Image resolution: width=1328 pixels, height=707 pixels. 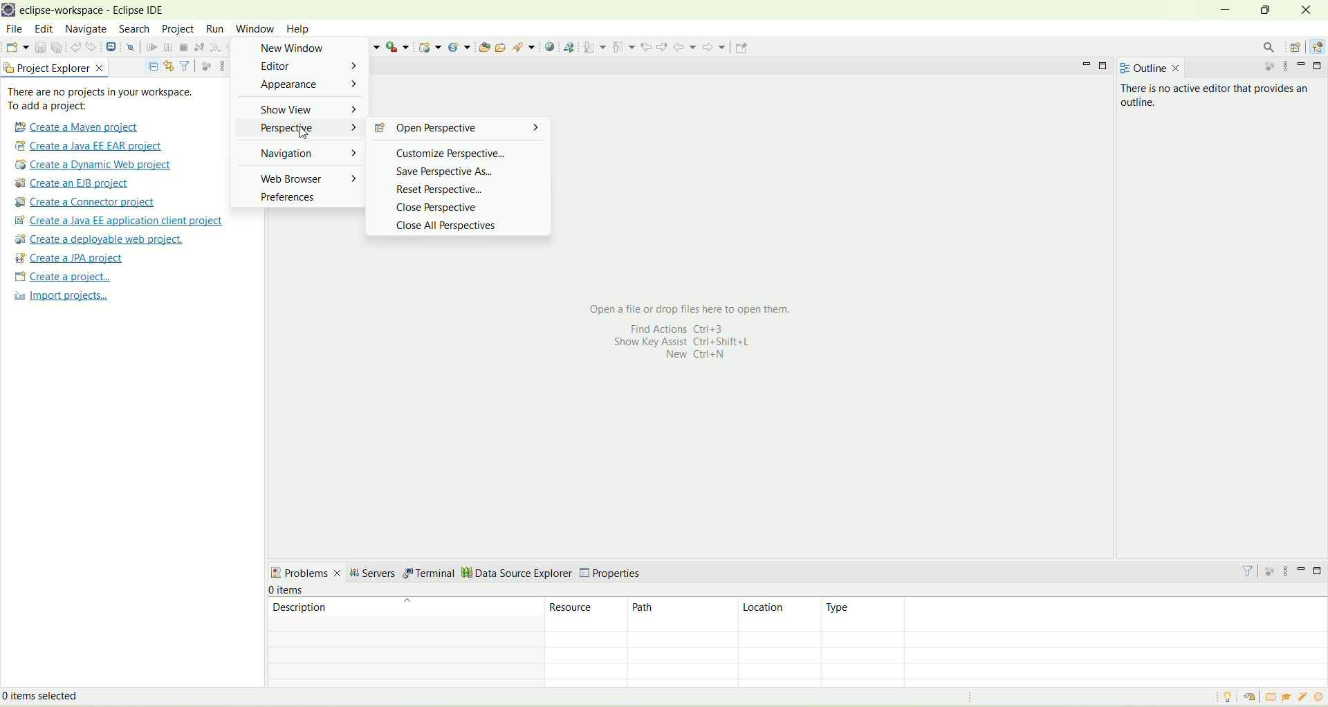 I want to click on disconnect, so click(x=199, y=47).